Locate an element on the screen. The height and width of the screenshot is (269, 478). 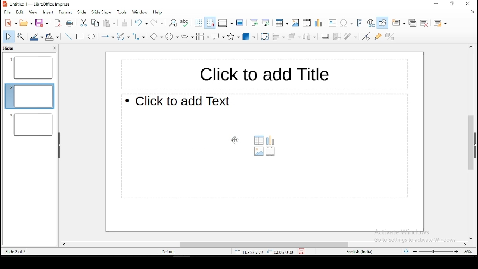
zoom slider is located at coordinates (436, 251).